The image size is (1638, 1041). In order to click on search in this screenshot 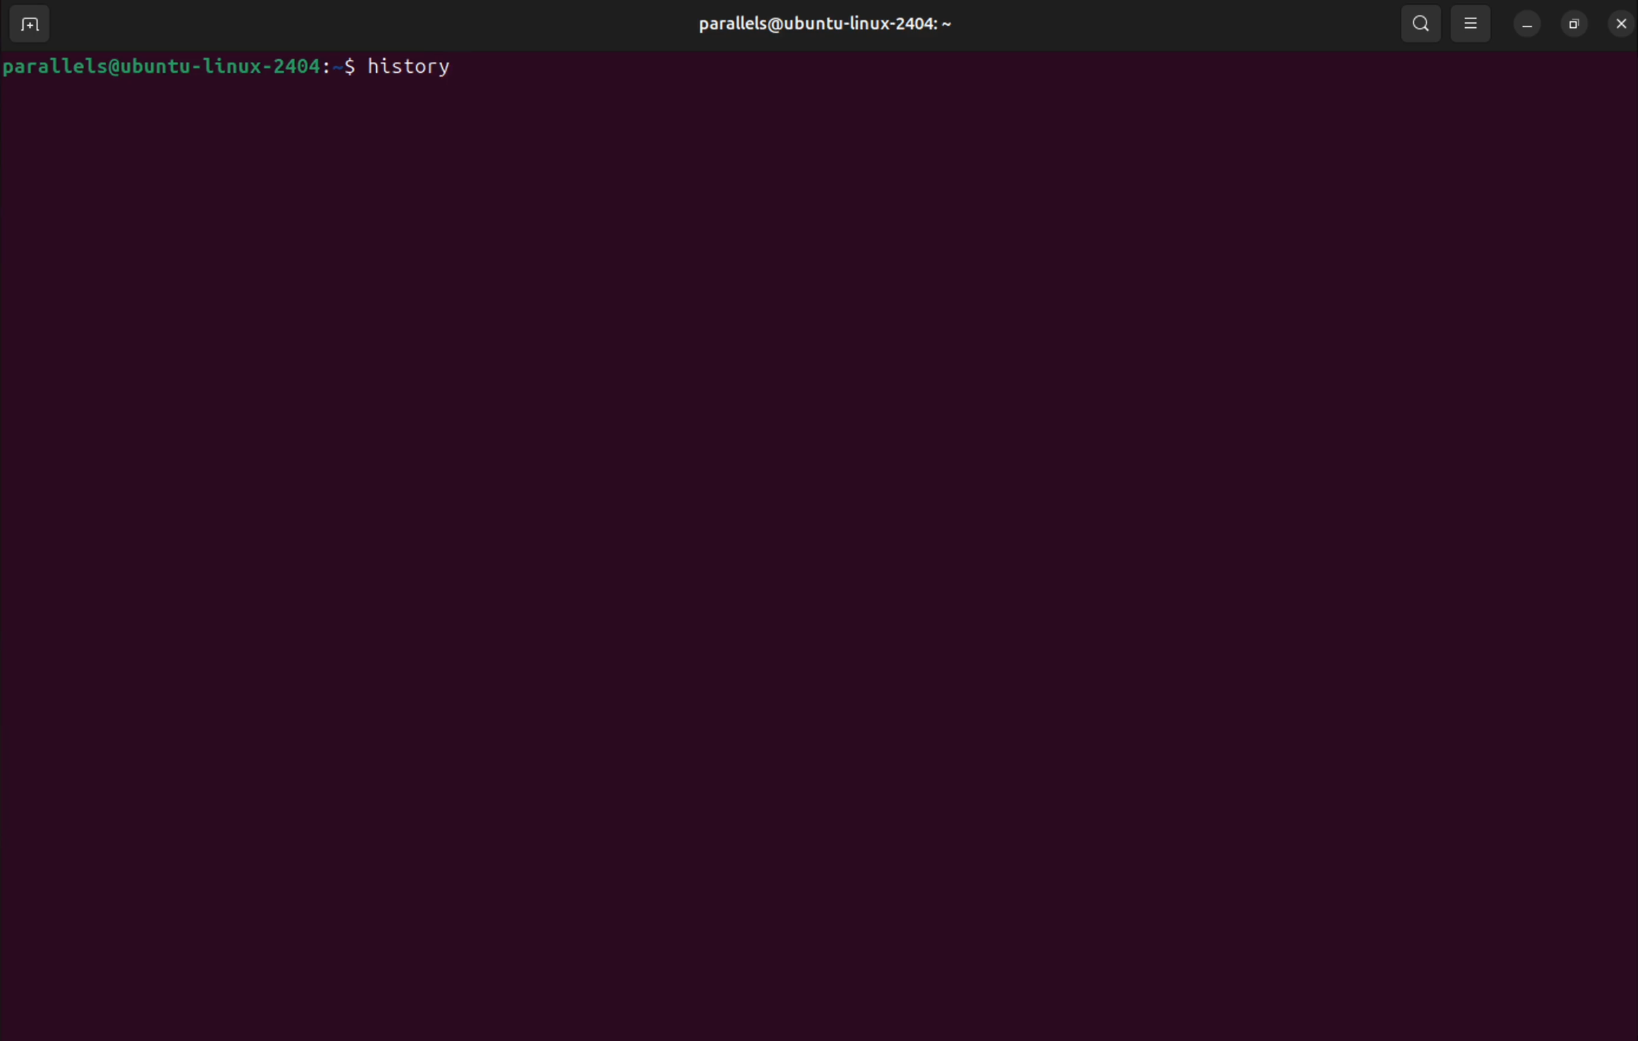, I will do `click(1419, 23)`.